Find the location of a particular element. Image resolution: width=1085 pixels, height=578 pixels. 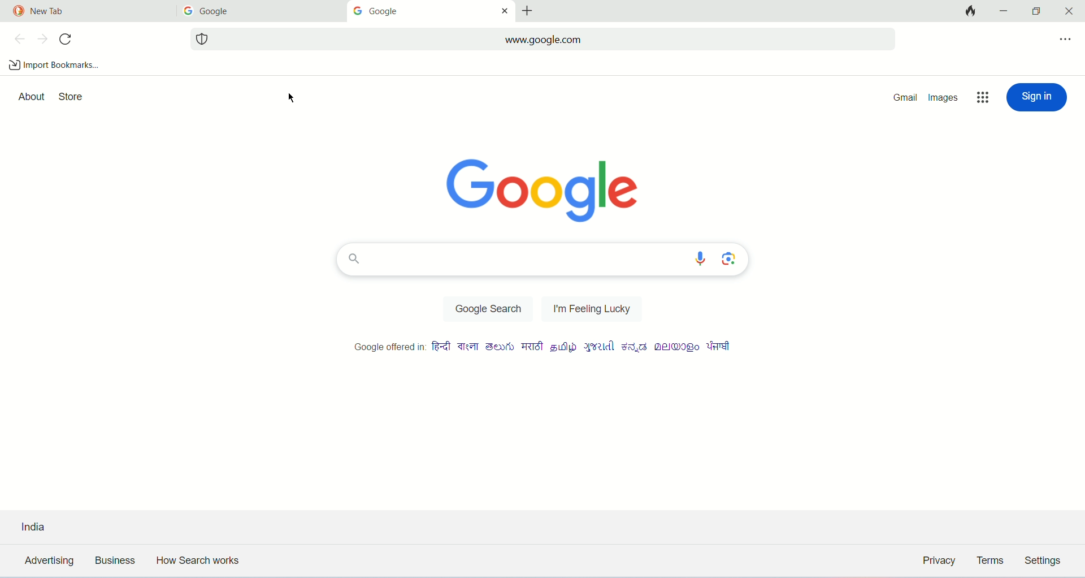

next is located at coordinates (41, 40).